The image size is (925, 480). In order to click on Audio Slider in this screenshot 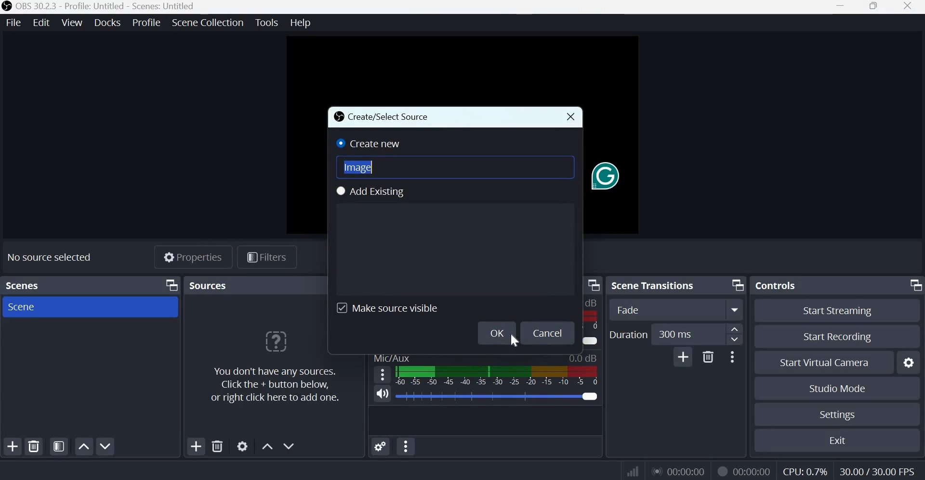, I will do `click(498, 397)`.